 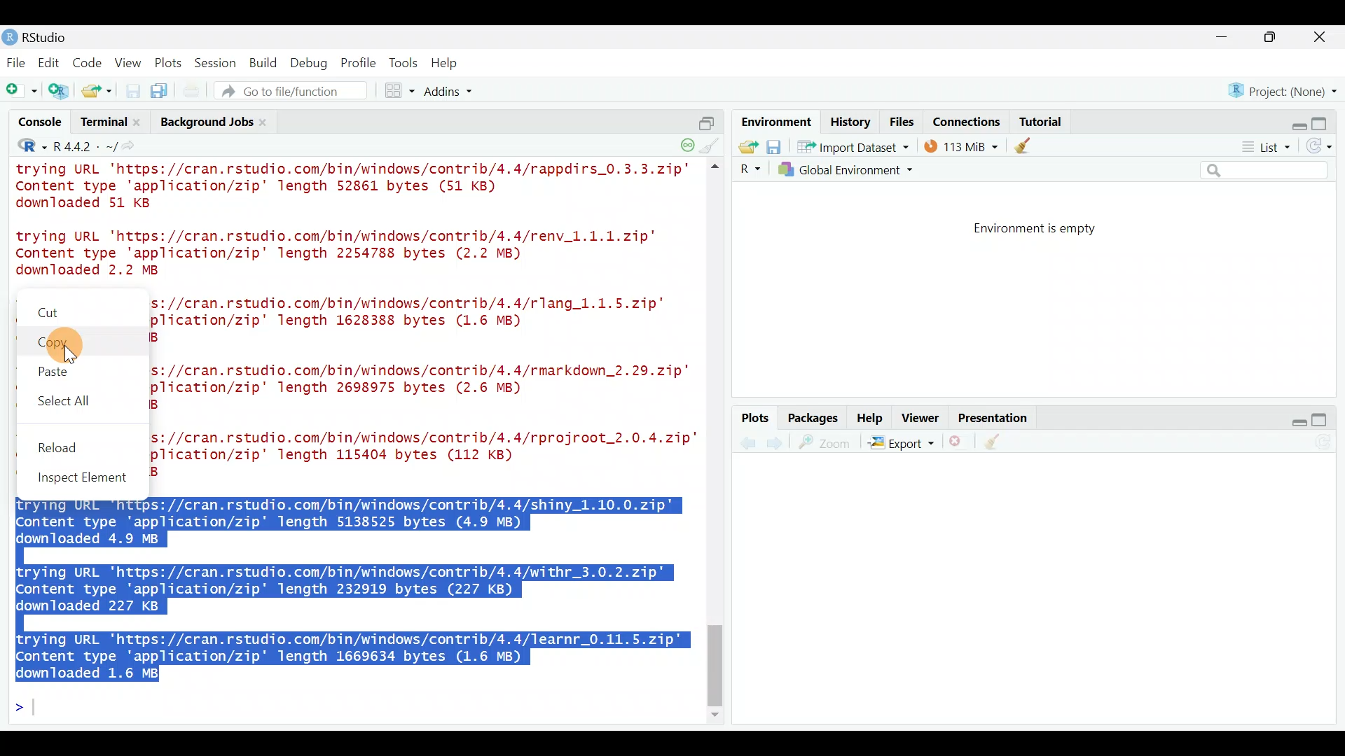 I want to click on Tools, so click(x=404, y=62).